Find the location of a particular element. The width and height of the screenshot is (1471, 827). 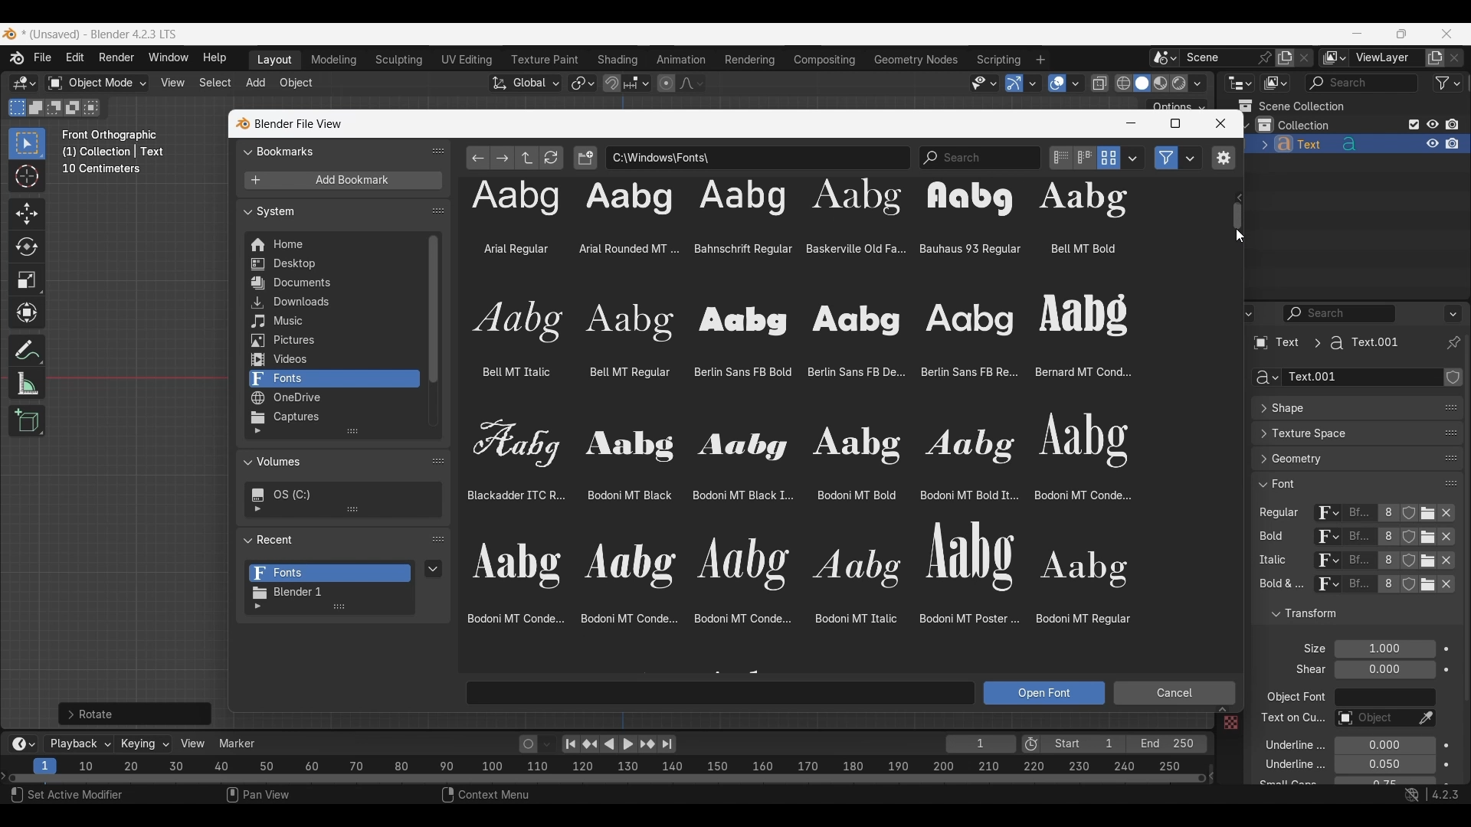

Transform pivot point is located at coordinates (582, 83).